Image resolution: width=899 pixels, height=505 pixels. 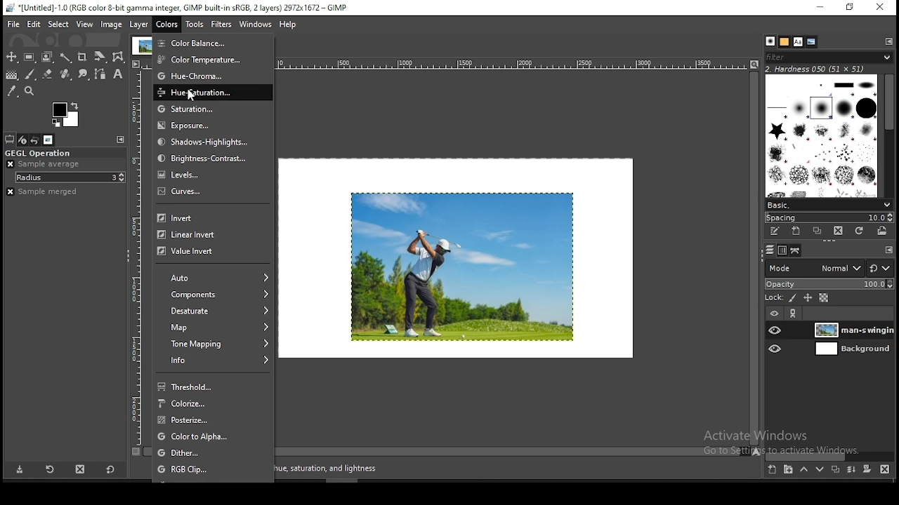 I want to click on invert, so click(x=214, y=217).